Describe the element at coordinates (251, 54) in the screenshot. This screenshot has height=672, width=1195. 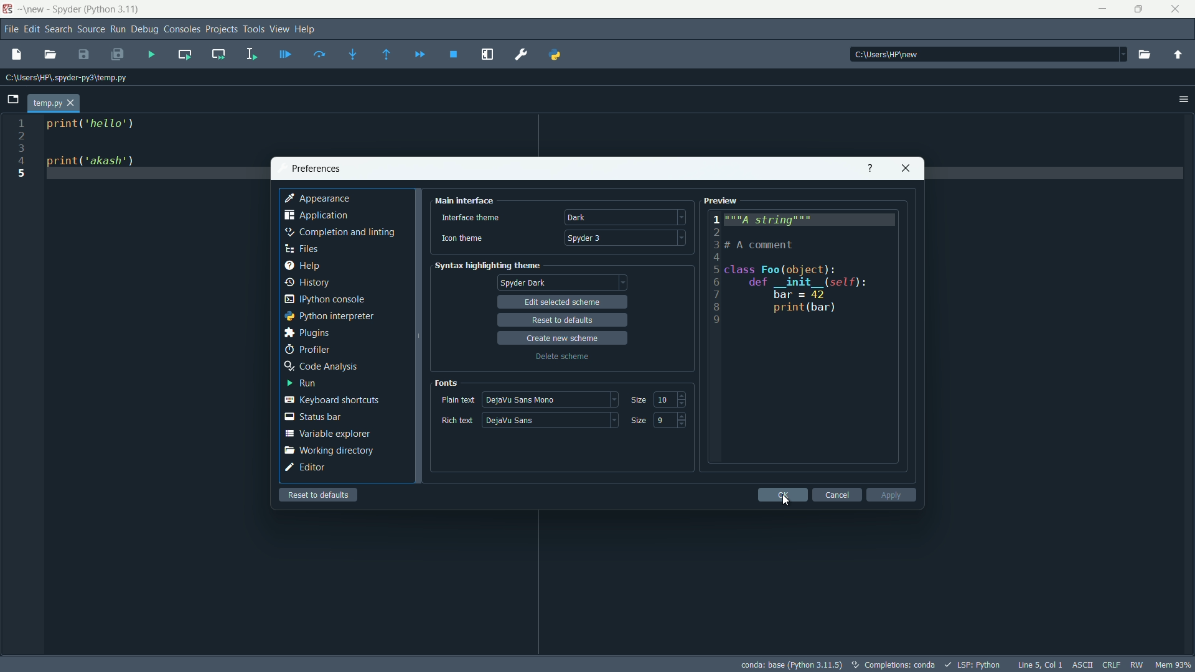
I see `run selection` at that location.